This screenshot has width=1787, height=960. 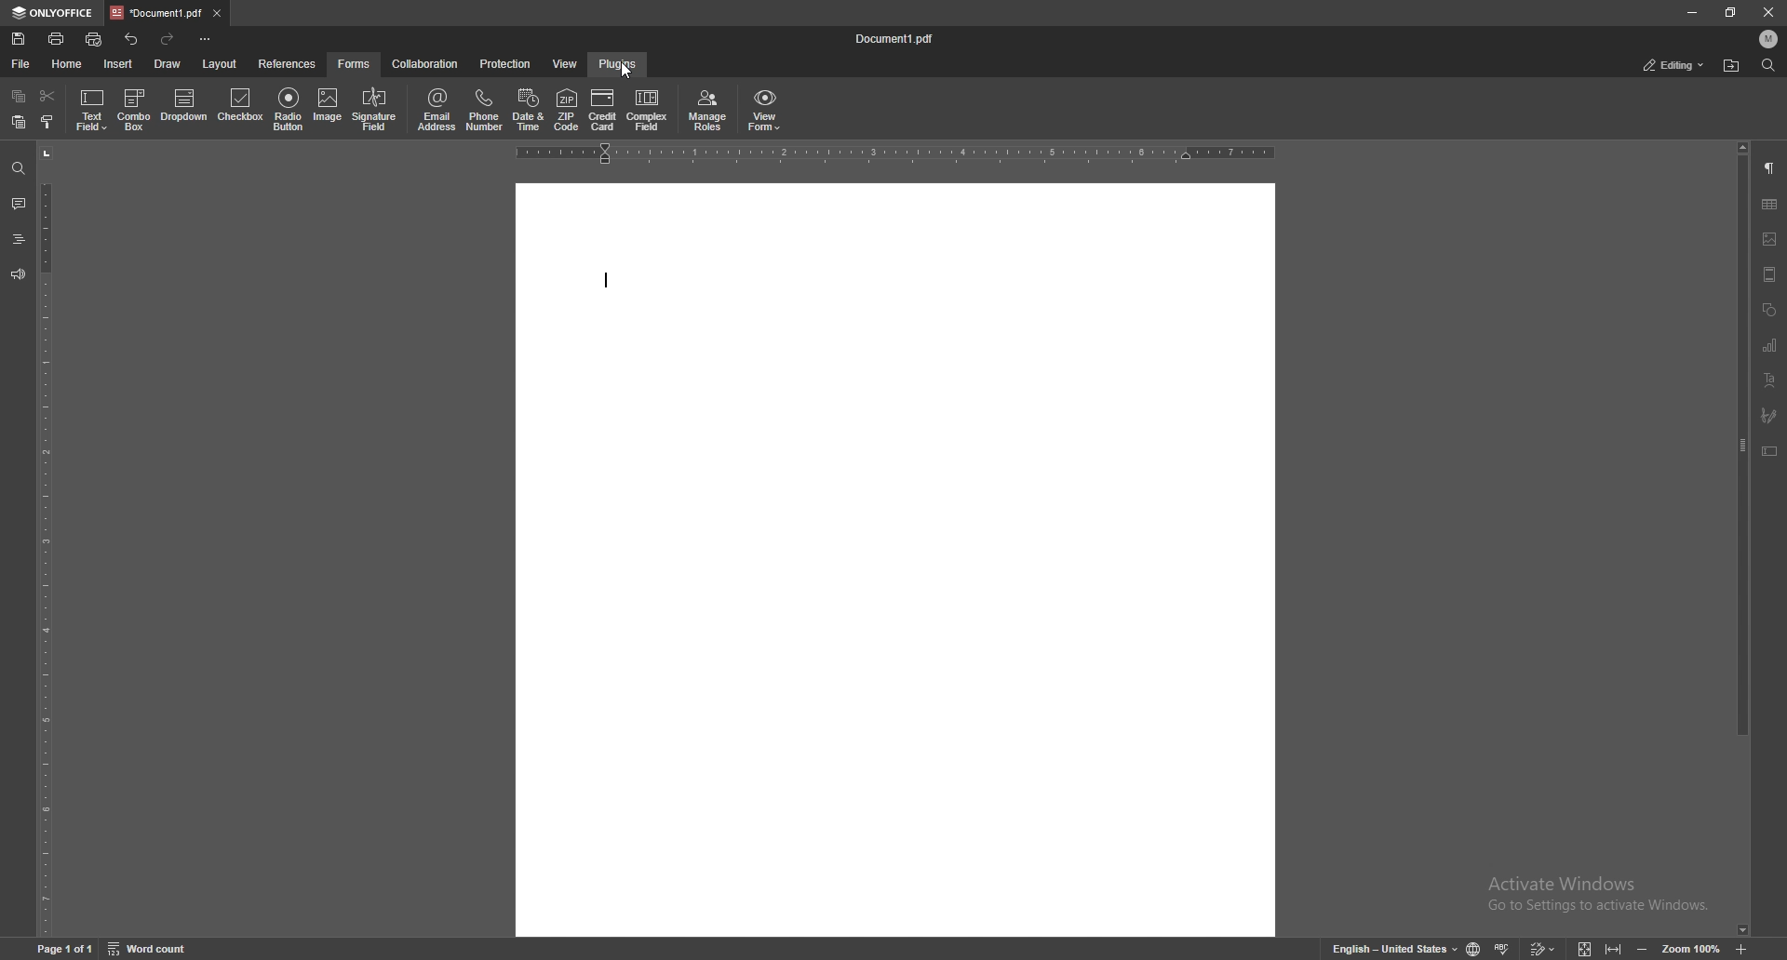 I want to click on save, so click(x=19, y=39).